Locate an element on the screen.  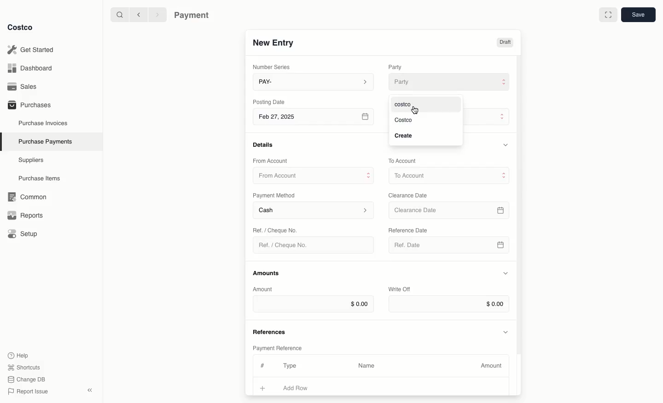
To Account is located at coordinates (450, 175).